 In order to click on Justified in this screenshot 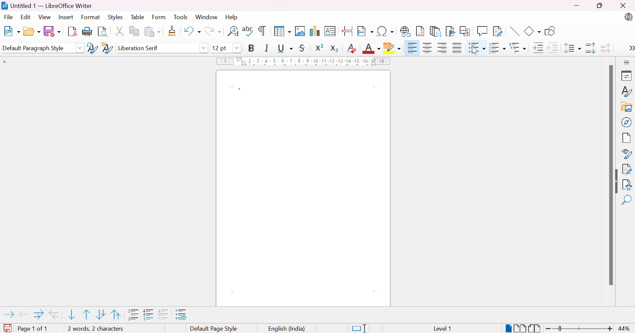, I will do `click(457, 47)`.